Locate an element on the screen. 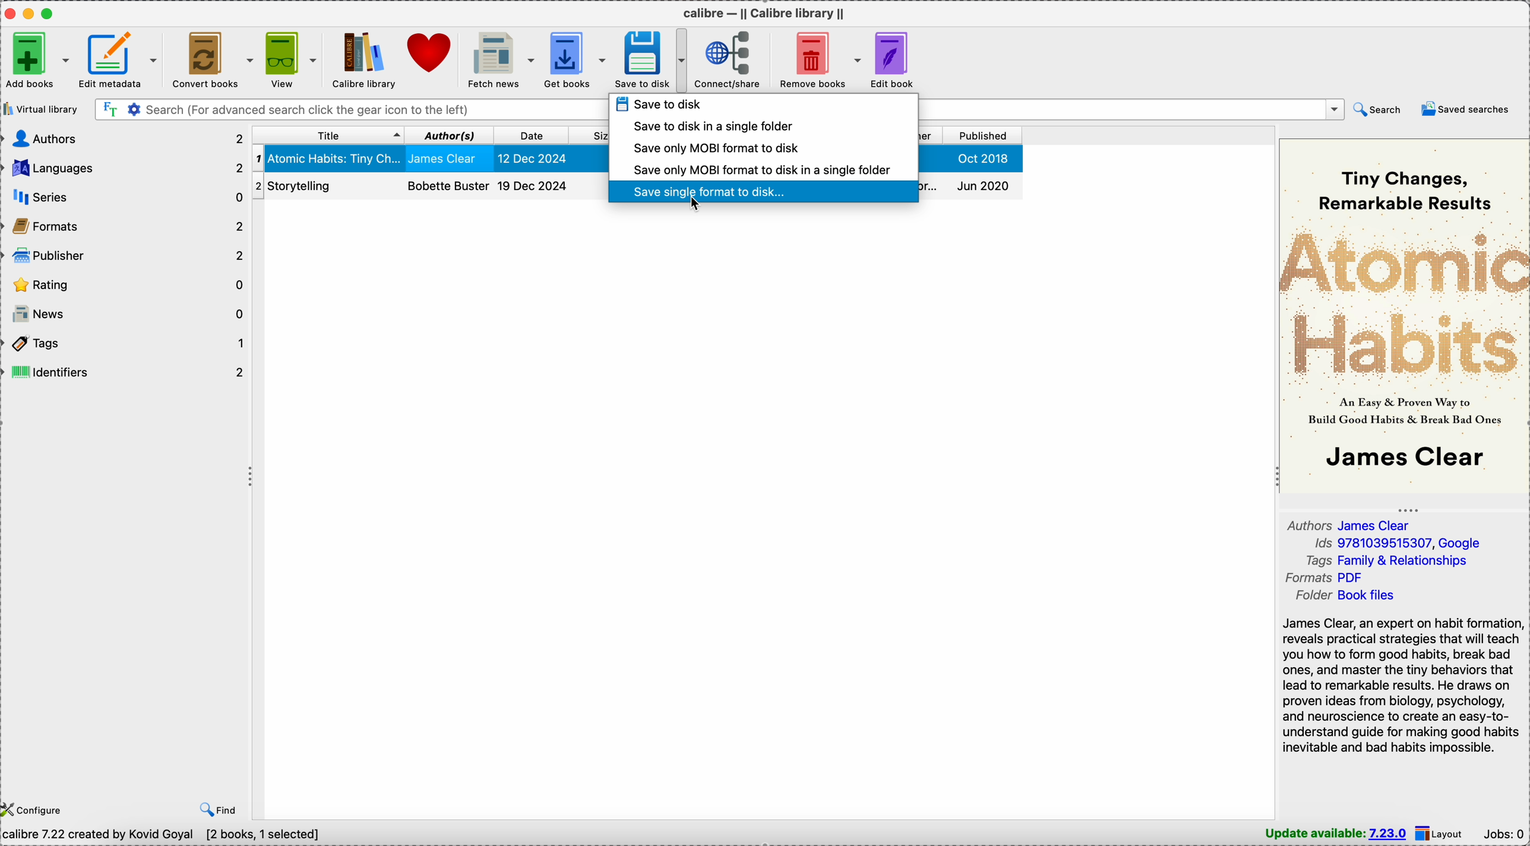  cursor is located at coordinates (701, 209).